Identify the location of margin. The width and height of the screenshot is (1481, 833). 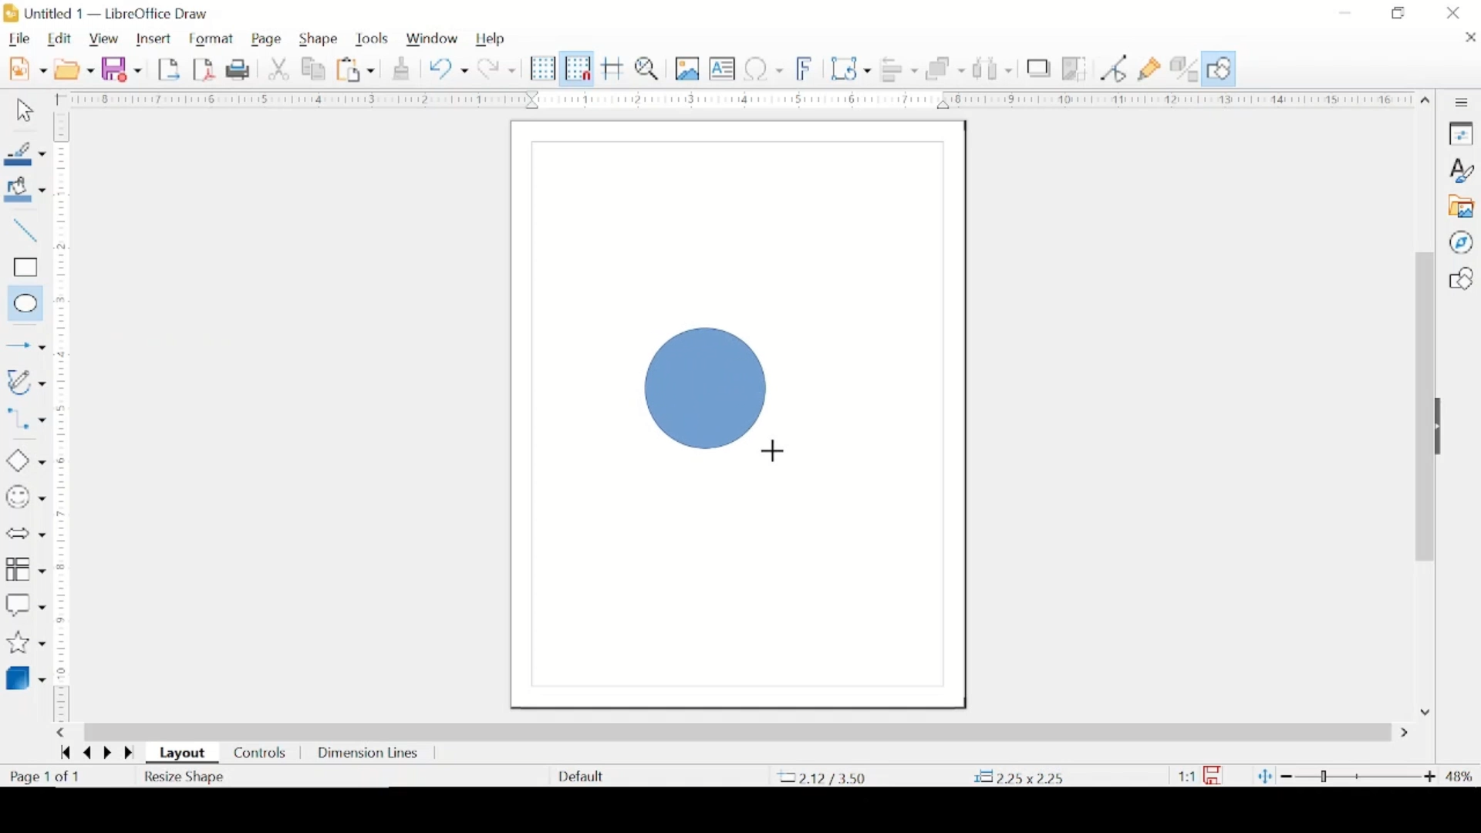
(65, 538).